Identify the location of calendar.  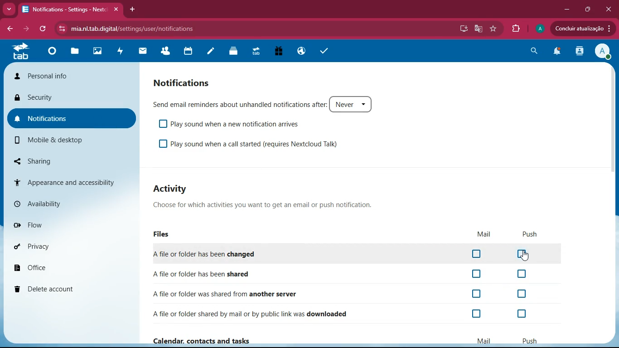
(188, 51).